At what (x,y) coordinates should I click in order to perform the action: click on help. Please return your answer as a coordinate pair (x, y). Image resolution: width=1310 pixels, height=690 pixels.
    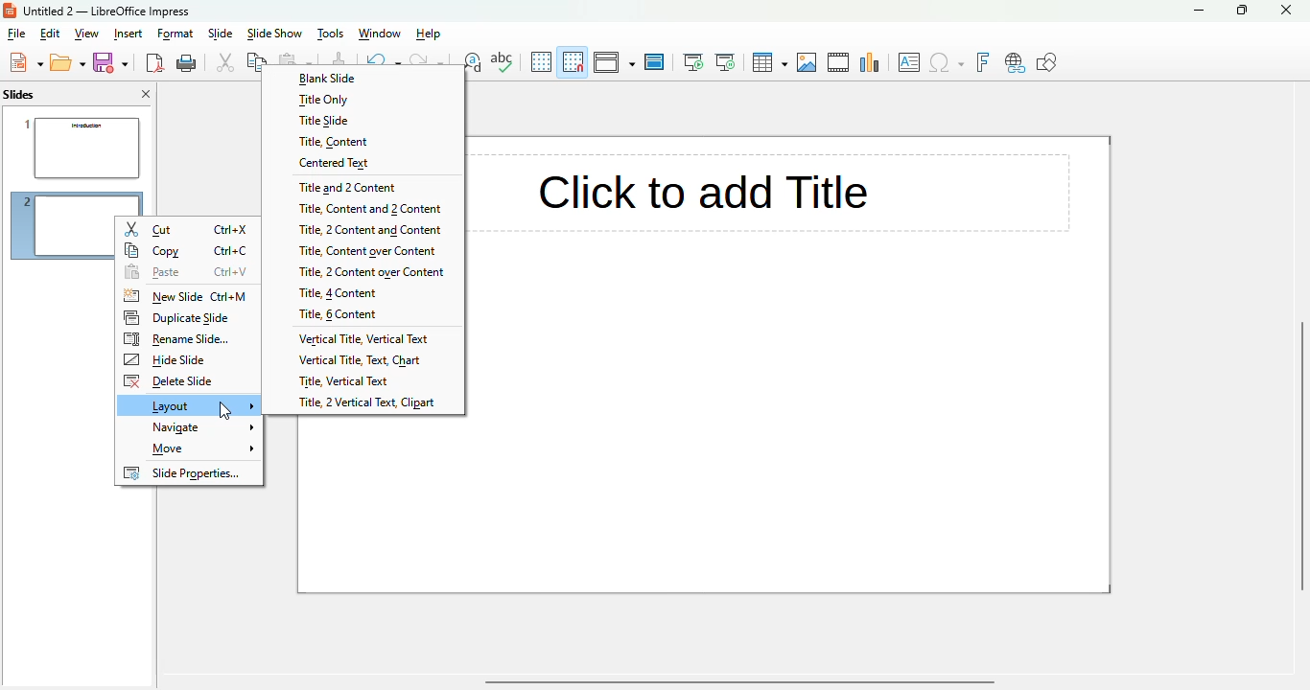
    Looking at the image, I should click on (430, 34).